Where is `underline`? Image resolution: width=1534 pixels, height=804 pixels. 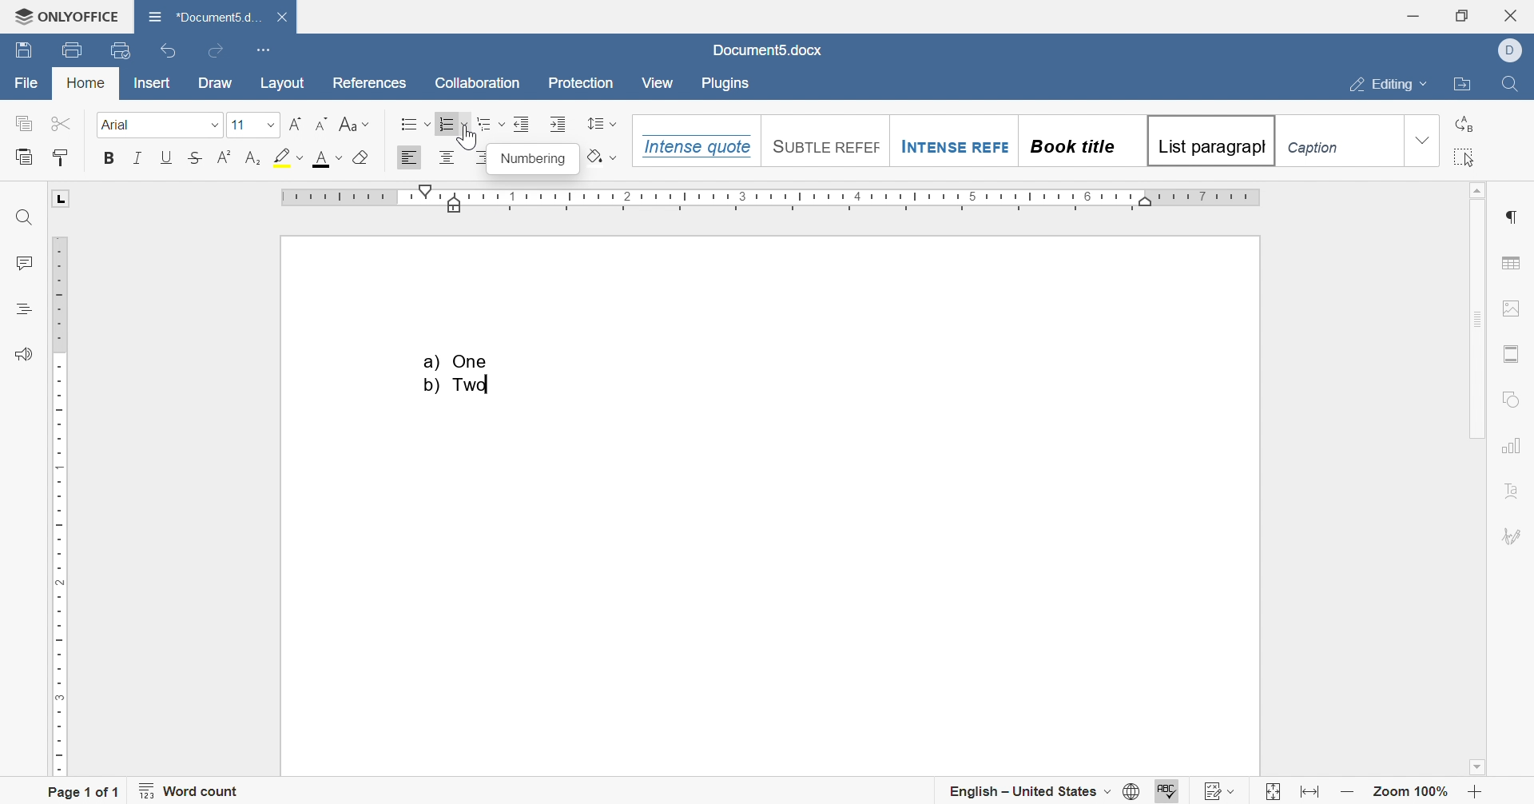
underline is located at coordinates (170, 155).